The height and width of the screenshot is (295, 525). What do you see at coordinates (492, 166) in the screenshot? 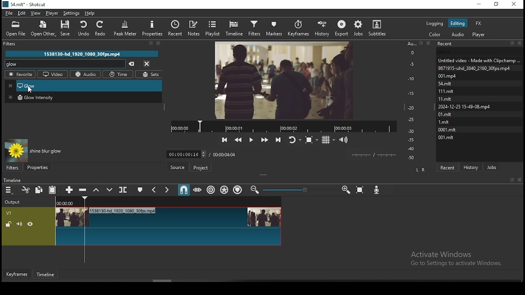
I see `jobs` at bounding box center [492, 166].